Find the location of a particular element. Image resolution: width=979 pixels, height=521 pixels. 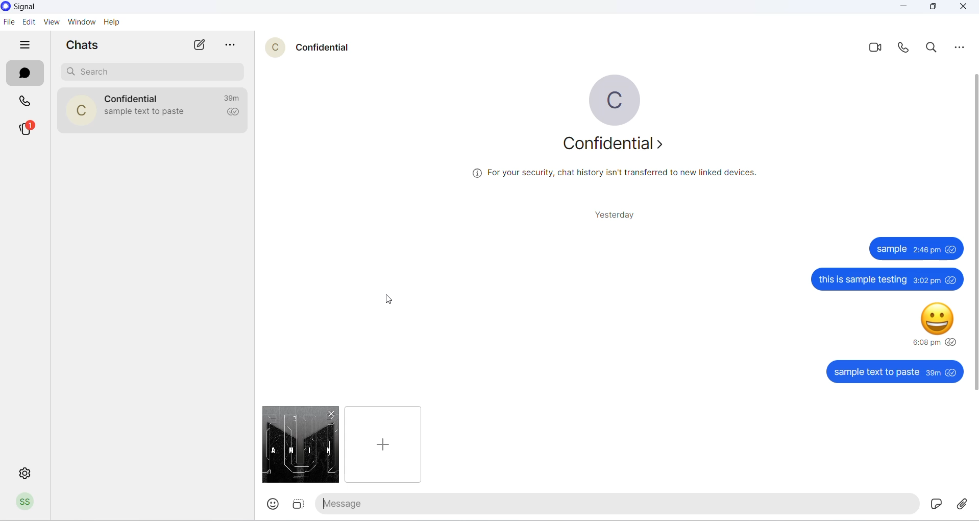

file is located at coordinates (298, 444).